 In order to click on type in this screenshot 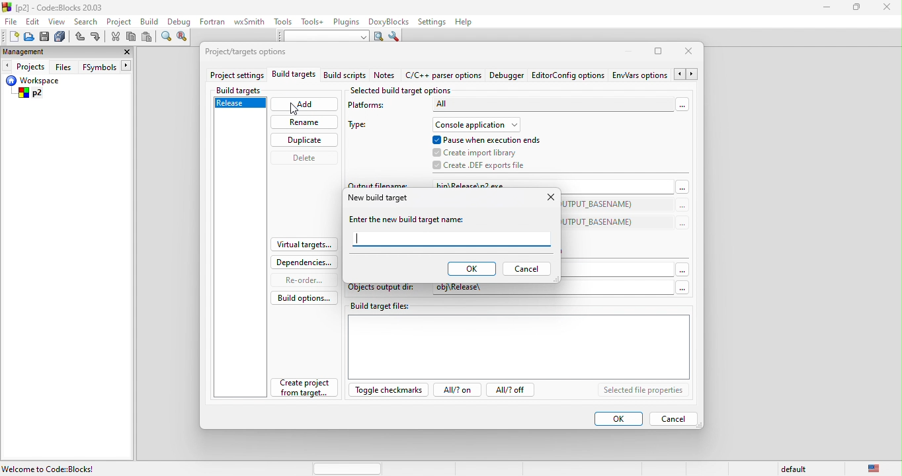, I will do `click(364, 126)`.